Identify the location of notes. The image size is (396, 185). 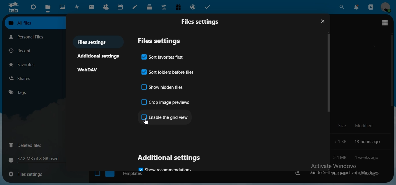
(135, 7).